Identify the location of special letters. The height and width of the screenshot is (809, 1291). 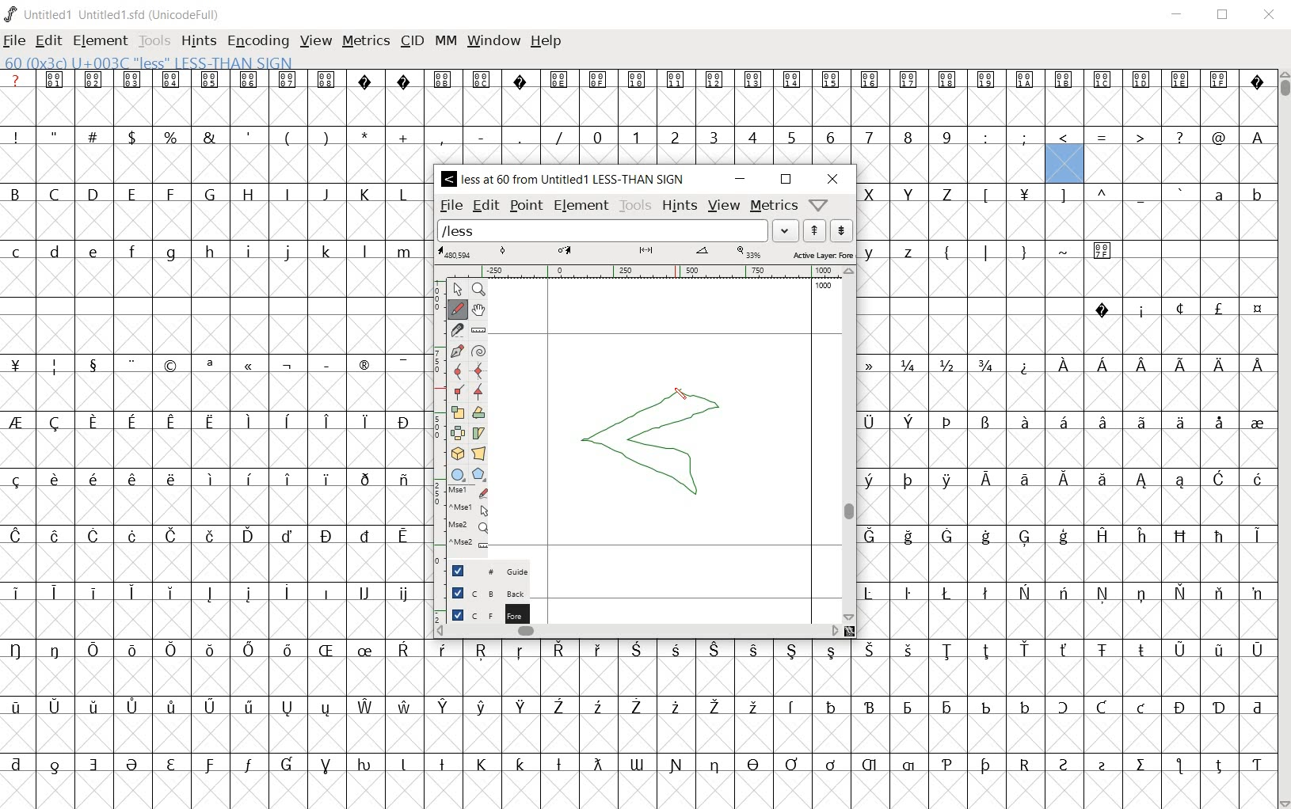
(641, 762).